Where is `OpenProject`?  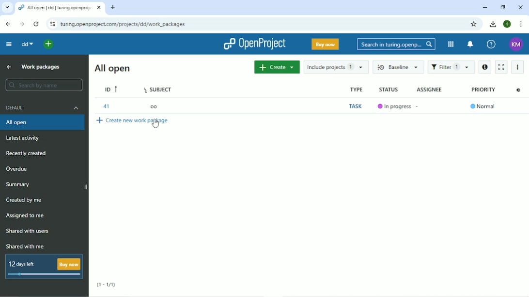 OpenProject is located at coordinates (254, 45).